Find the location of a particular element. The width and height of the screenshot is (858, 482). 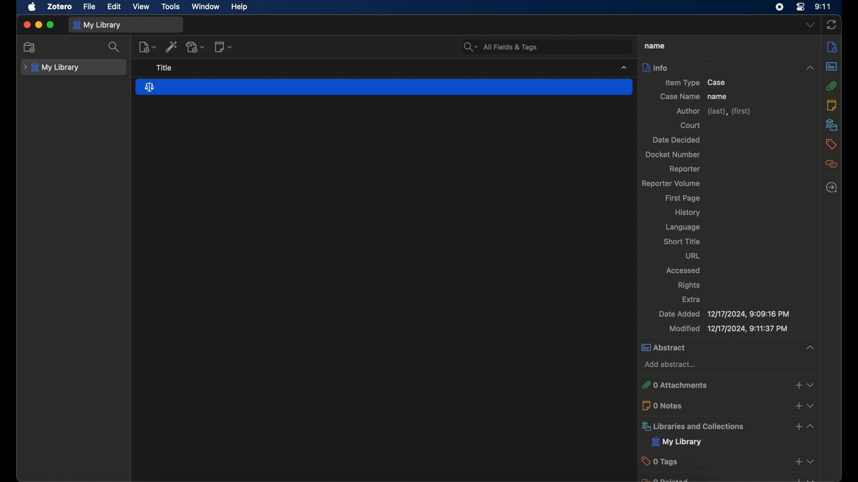

attachments is located at coordinates (729, 385).